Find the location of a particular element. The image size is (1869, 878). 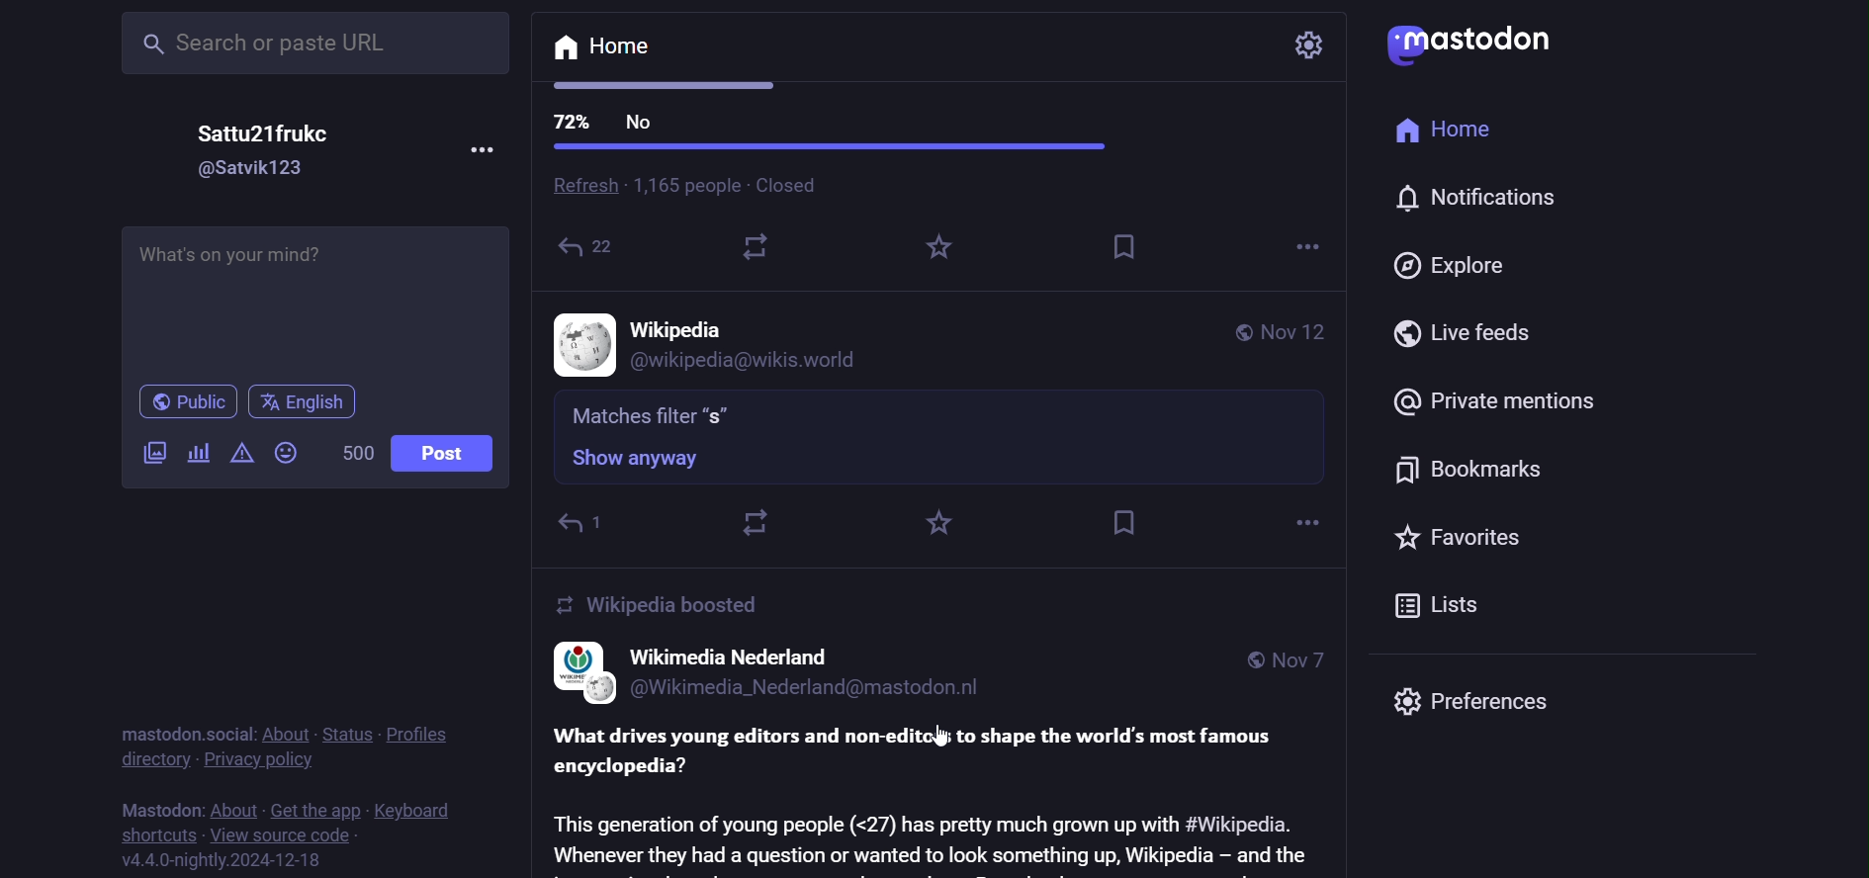

more options is located at coordinates (1305, 248).